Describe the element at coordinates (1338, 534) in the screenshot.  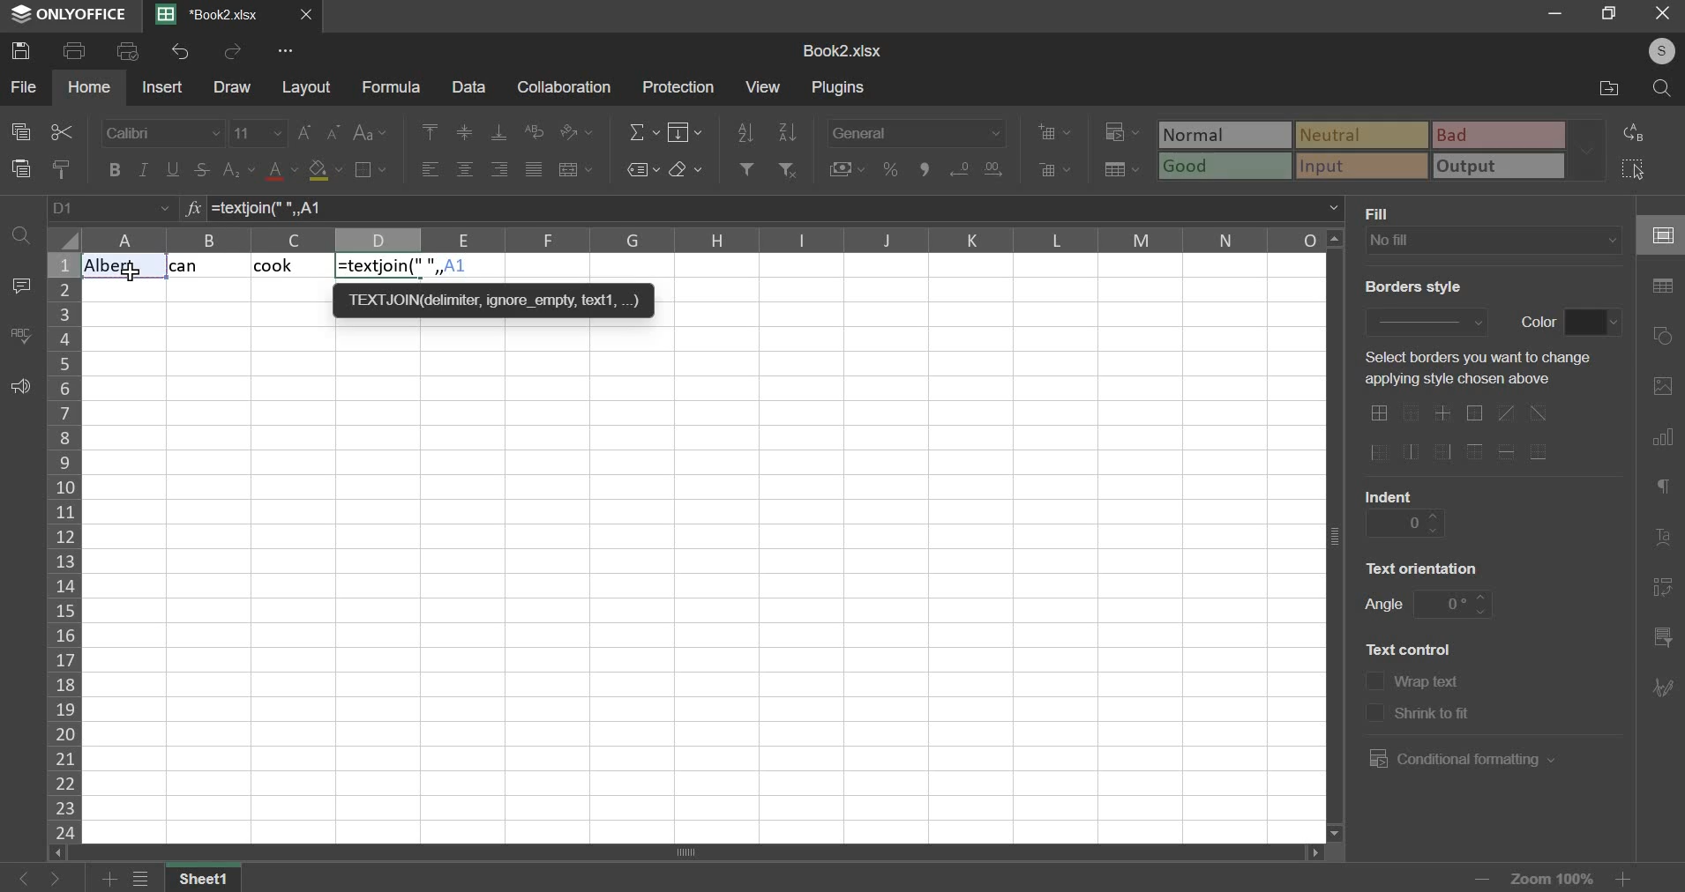
I see `vertical scroll bar` at that location.